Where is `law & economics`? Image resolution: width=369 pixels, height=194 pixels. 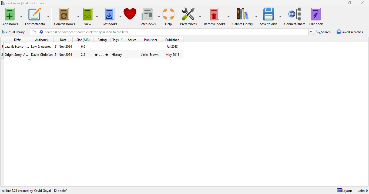
law & economics is located at coordinates (17, 46).